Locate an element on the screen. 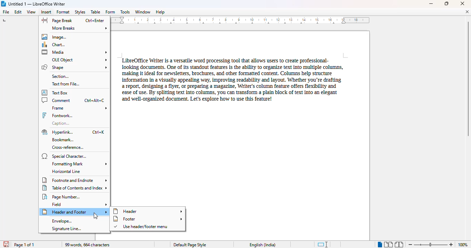 The width and height of the screenshot is (471, 248). comment is located at coordinates (73, 100).